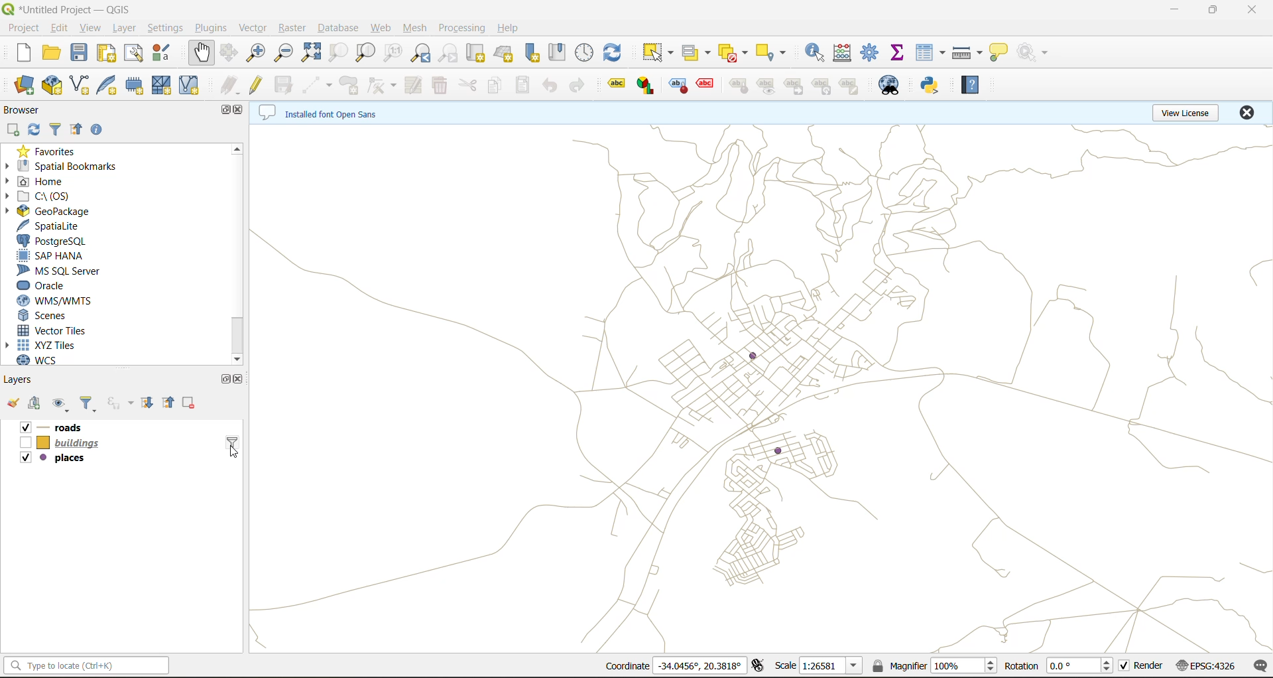  What do you see at coordinates (52, 150) in the screenshot?
I see `favorites` at bounding box center [52, 150].